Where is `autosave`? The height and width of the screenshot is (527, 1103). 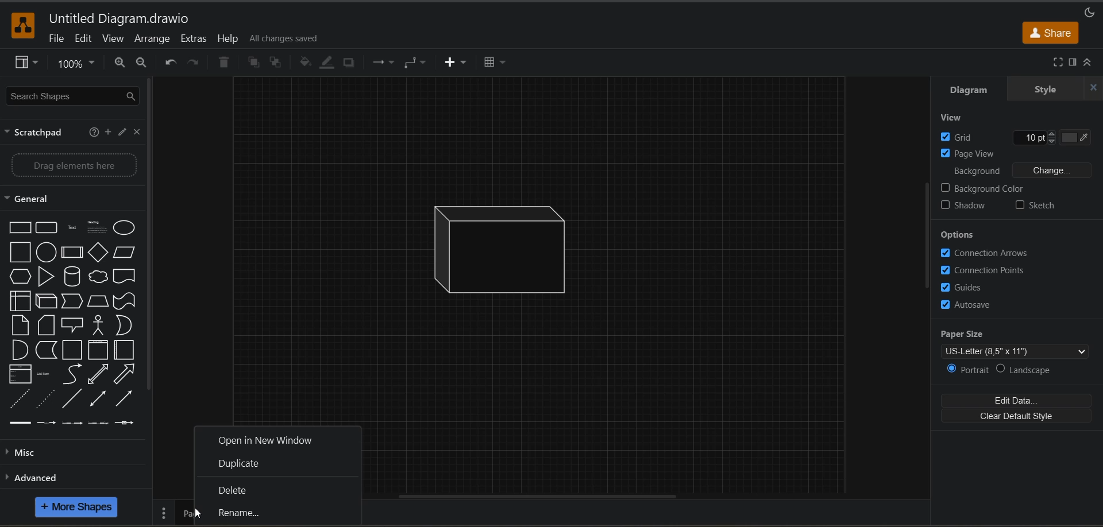 autosave is located at coordinates (968, 306).